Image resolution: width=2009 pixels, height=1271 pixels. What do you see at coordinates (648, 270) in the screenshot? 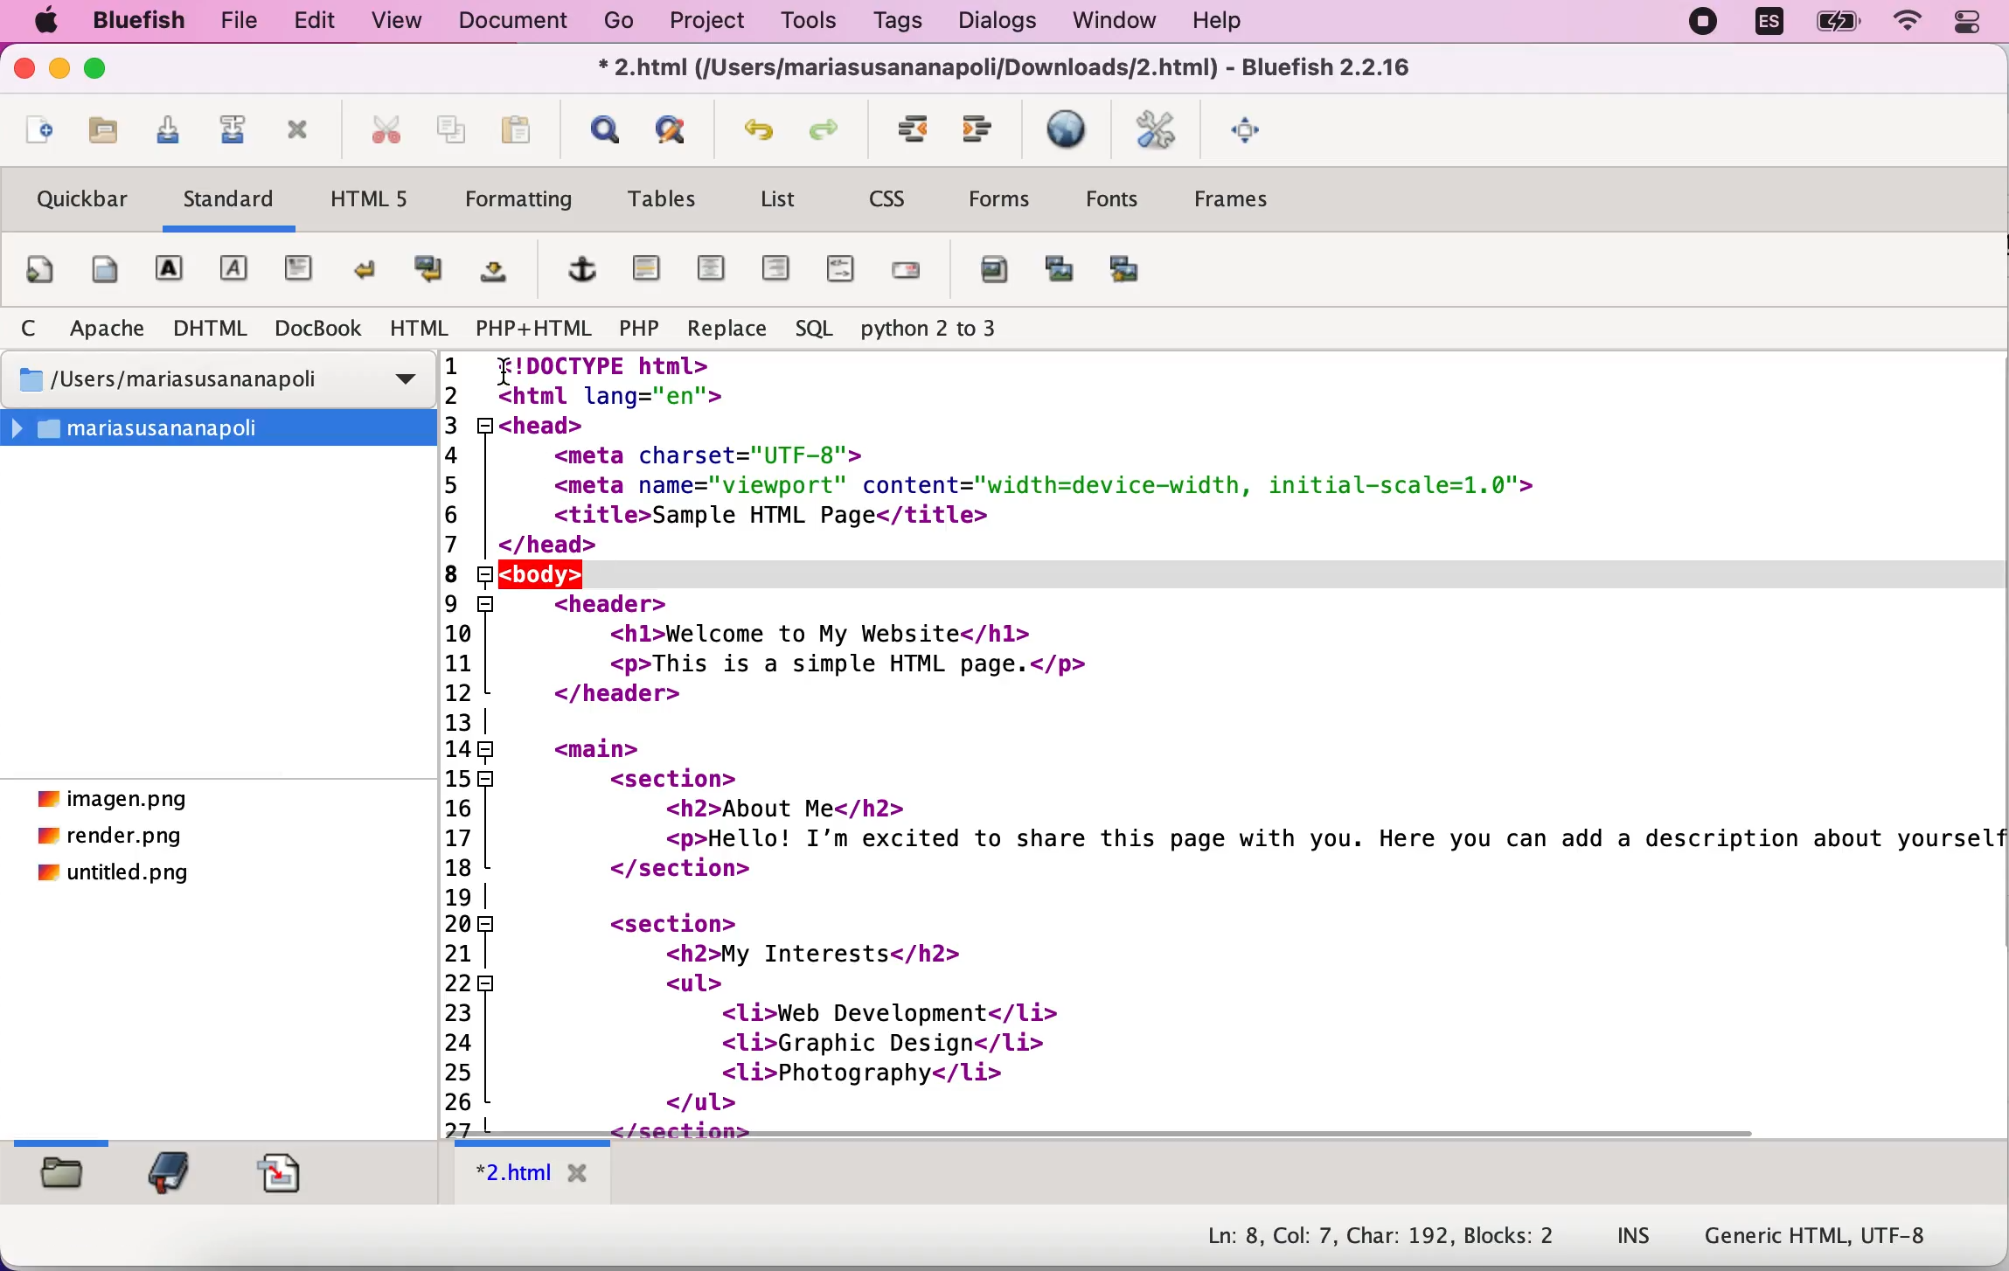
I see `horizontal rule` at bounding box center [648, 270].